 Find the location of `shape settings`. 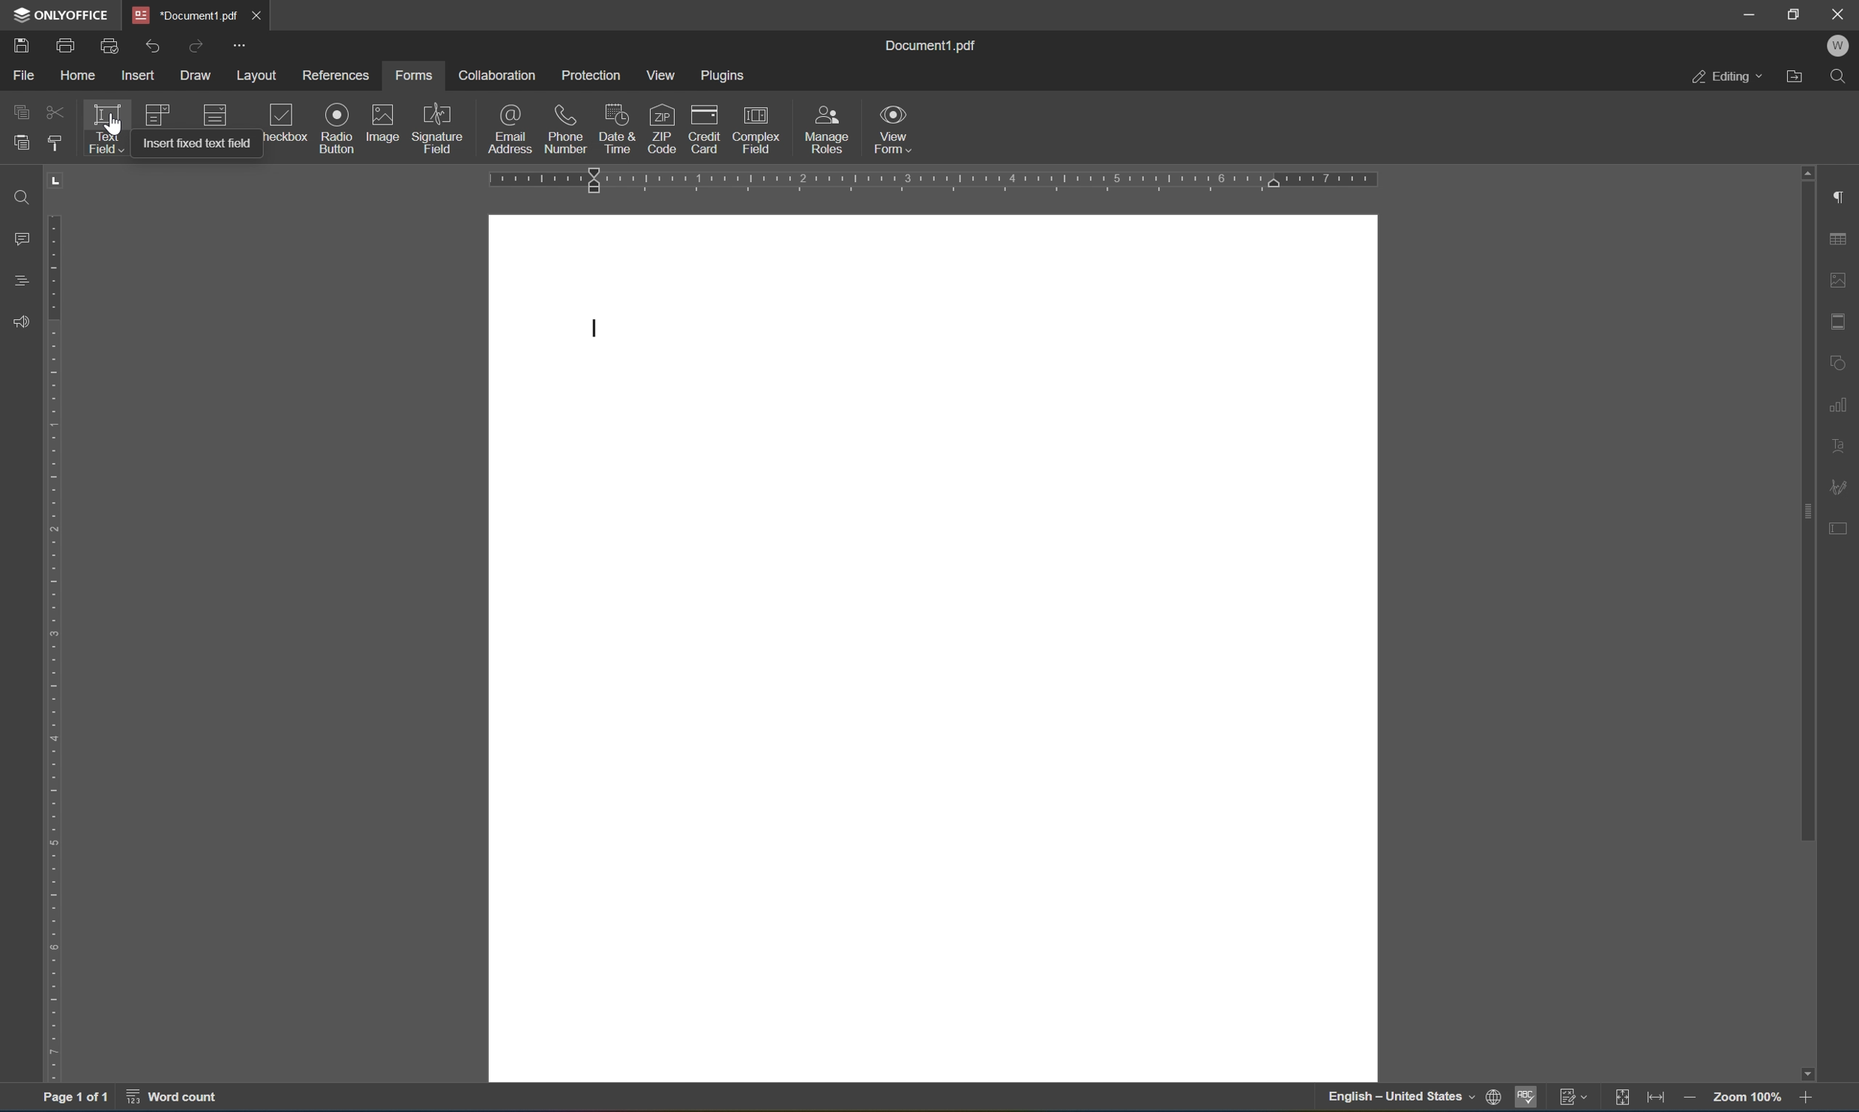

shape settings is located at coordinates (1840, 362).